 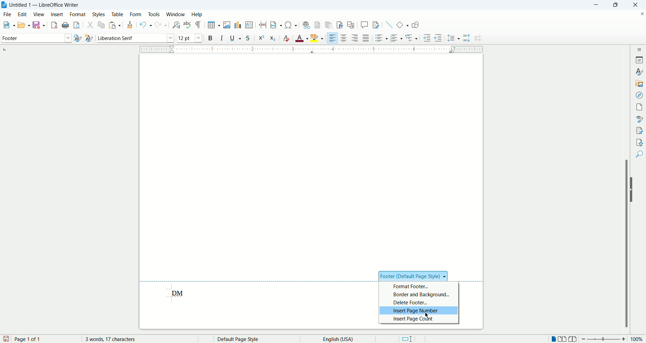 What do you see at coordinates (45, 339) in the screenshot?
I see `page number` at bounding box center [45, 339].